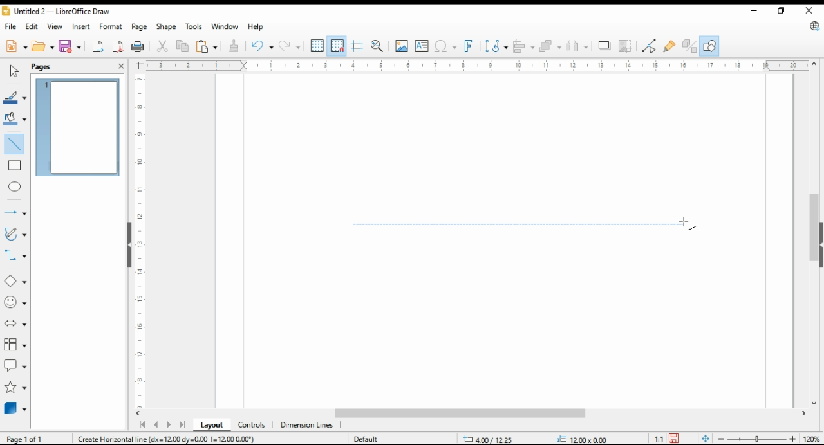 This screenshot has width=824, height=445. I want to click on close pane, so click(122, 66).